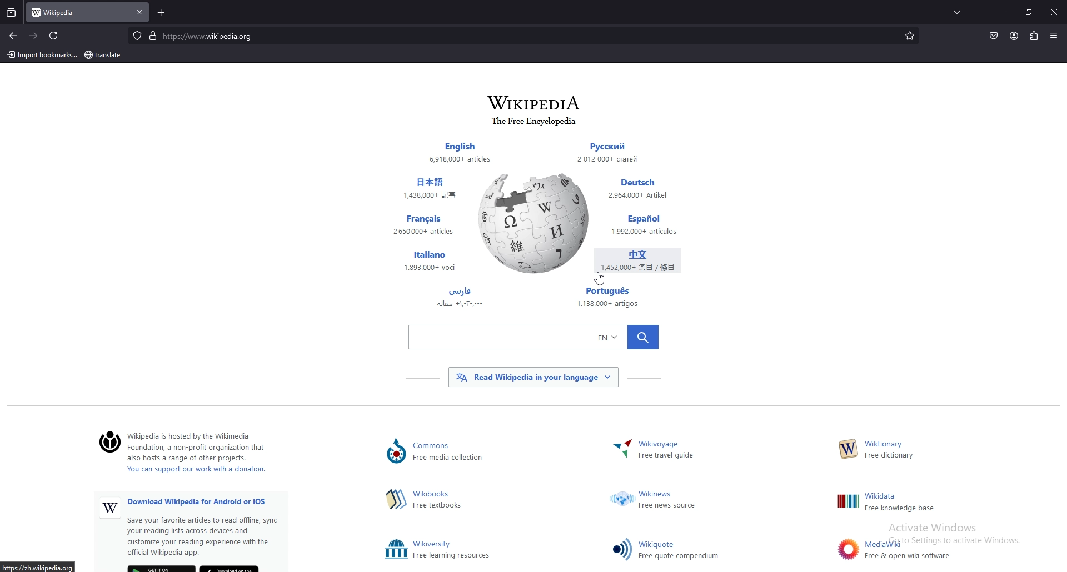 The height and width of the screenshot is (572, 1067). I want to click on , so click(909, 550).